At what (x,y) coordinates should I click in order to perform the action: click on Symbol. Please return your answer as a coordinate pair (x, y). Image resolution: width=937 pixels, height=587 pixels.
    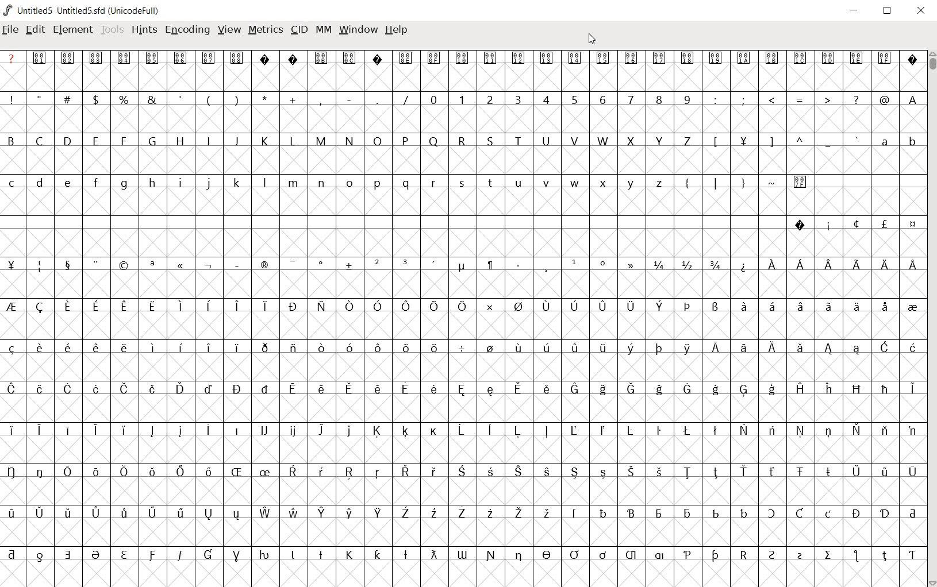
    Looking at the image, I should click on (858, 350).